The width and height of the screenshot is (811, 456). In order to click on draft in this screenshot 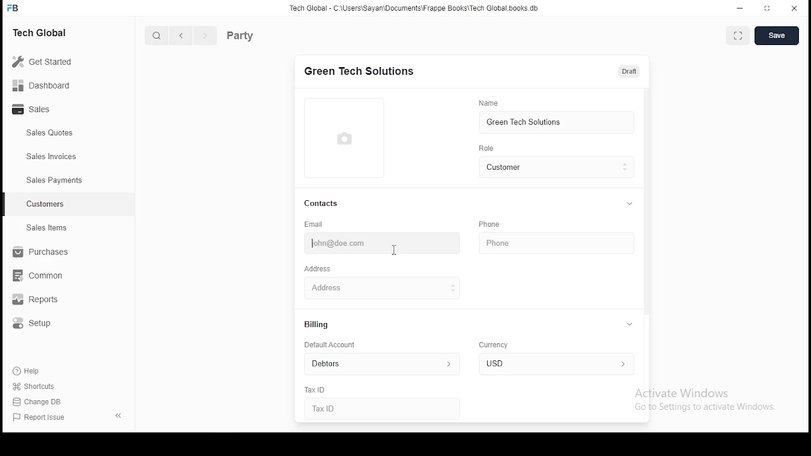, I will do `click(630, 72)`.